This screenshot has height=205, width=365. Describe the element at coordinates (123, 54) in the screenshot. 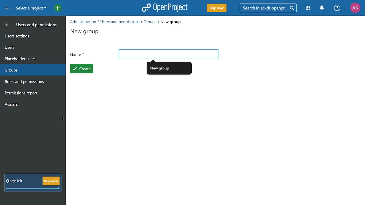

I see `Cursor` at that location.